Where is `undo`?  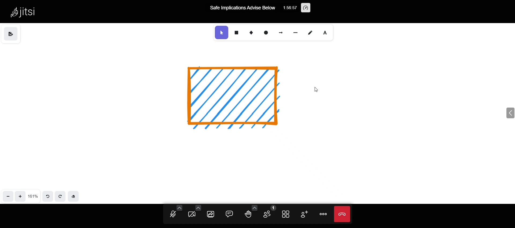 undo is located at coordinates (47, 196).